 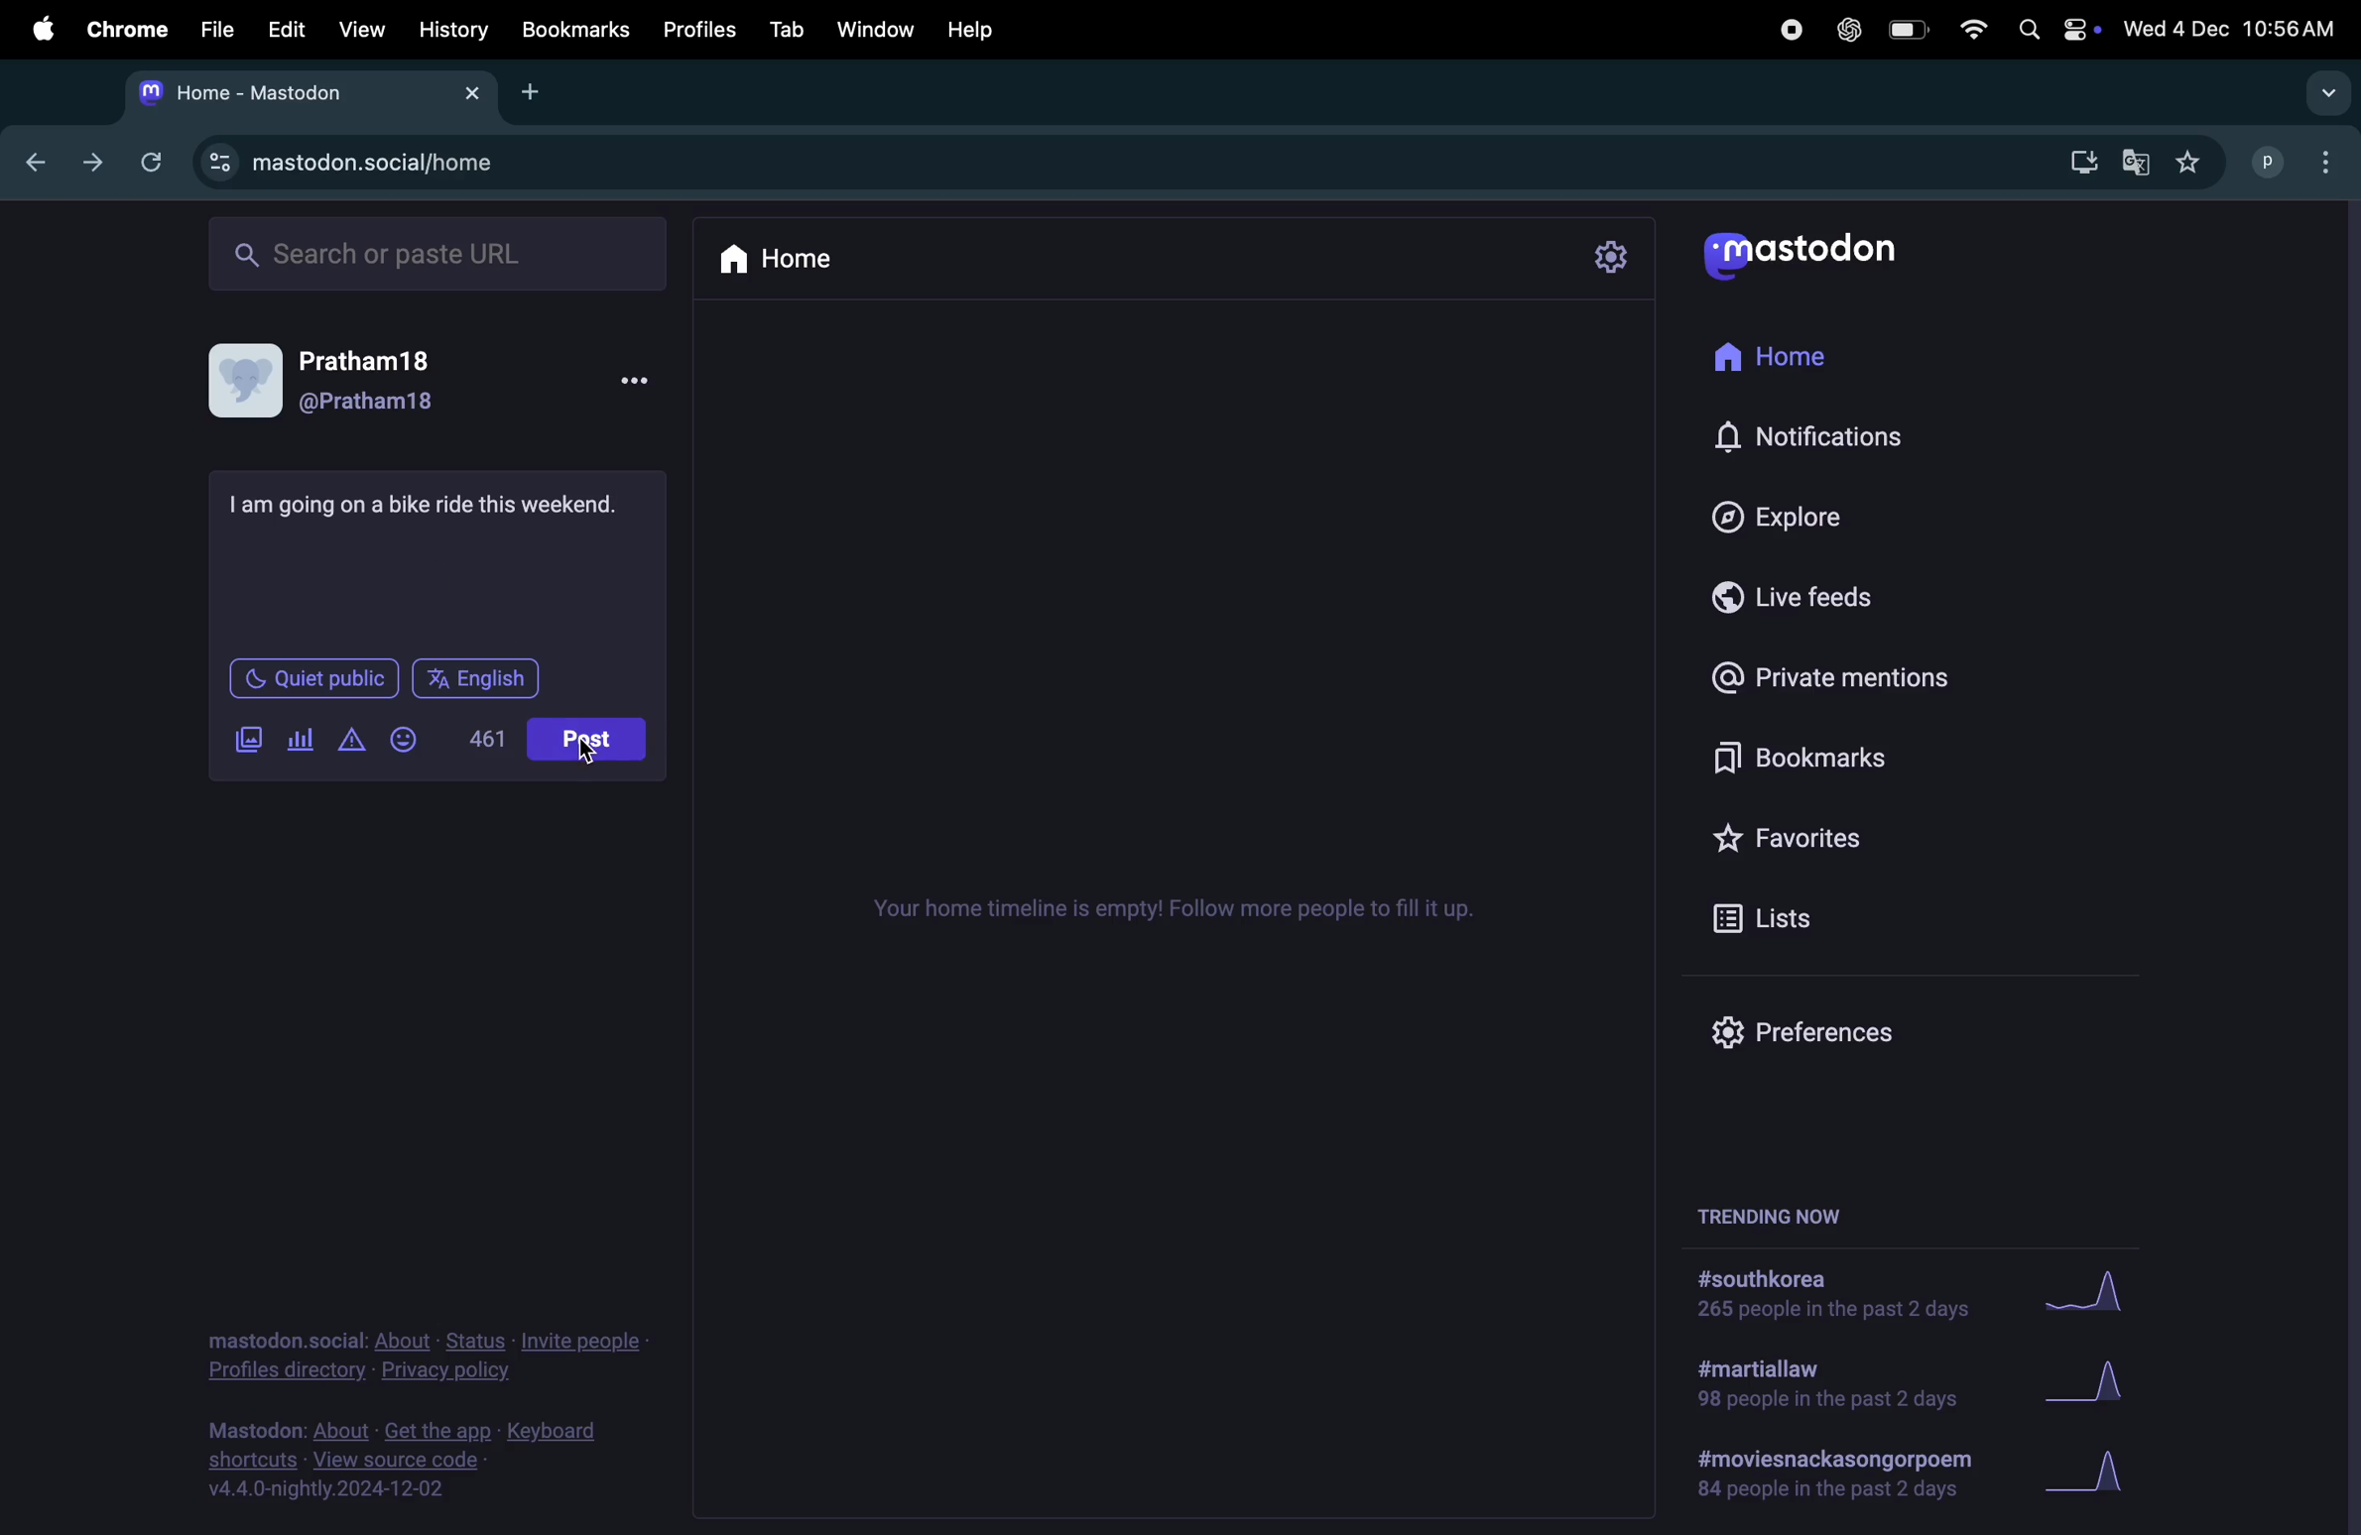 I want to click on Post, so click(x=588, y=736).